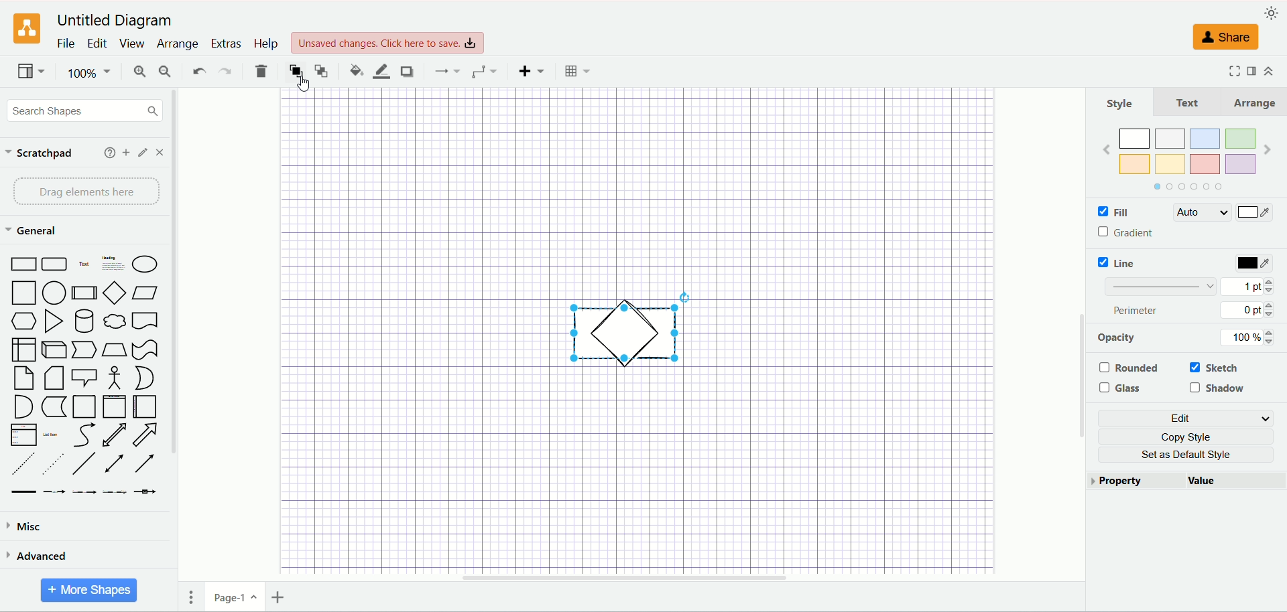  What do you see at coordinates (20, 378) in the screenshot?
I see `Note` at bounding box center [20, 378].